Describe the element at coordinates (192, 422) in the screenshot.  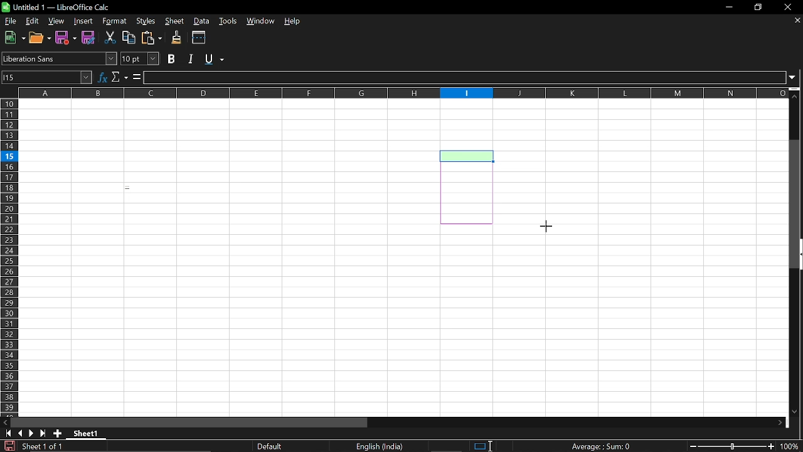
I see `Horizontal scrollbar` at that location.